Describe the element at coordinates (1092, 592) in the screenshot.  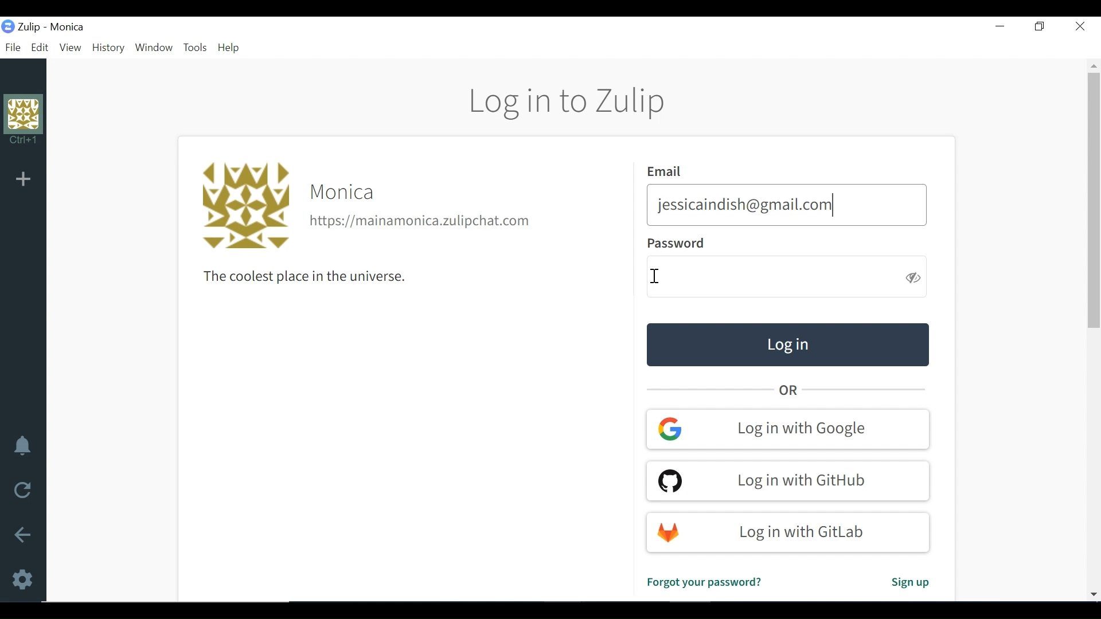
I see `Scroll down` at that location.